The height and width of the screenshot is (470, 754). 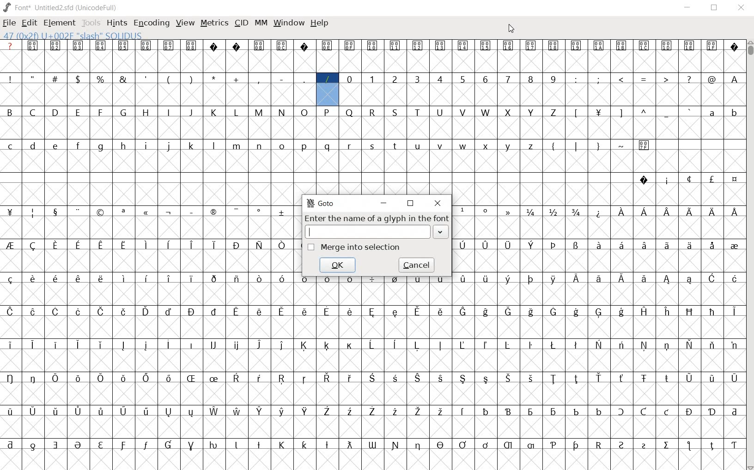 I want to click on glyph, so click(x=10, y=312).